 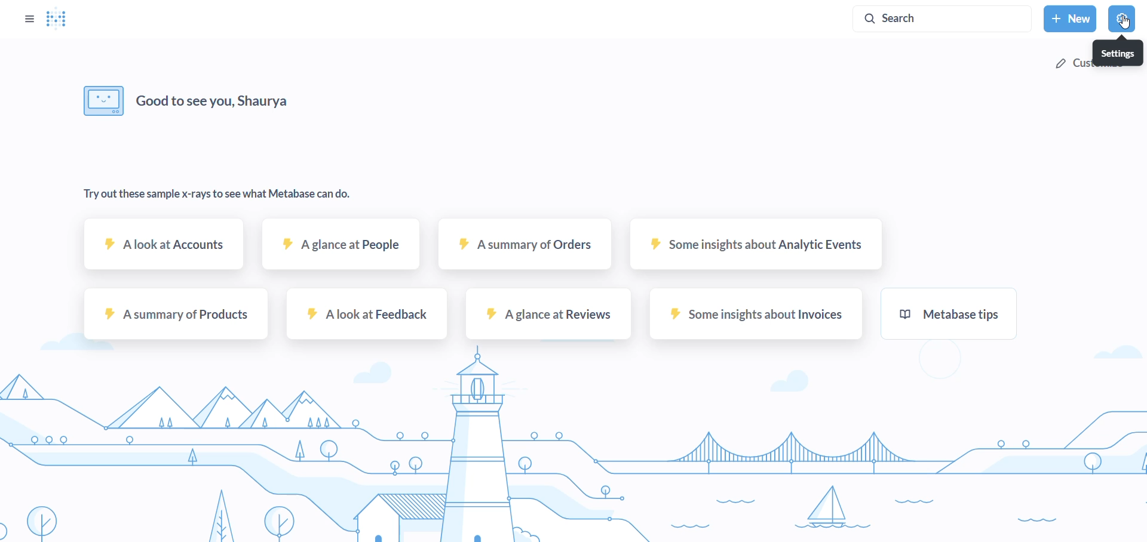 I want to click on some insights about analytic events sample, so click(x=752, y=250).